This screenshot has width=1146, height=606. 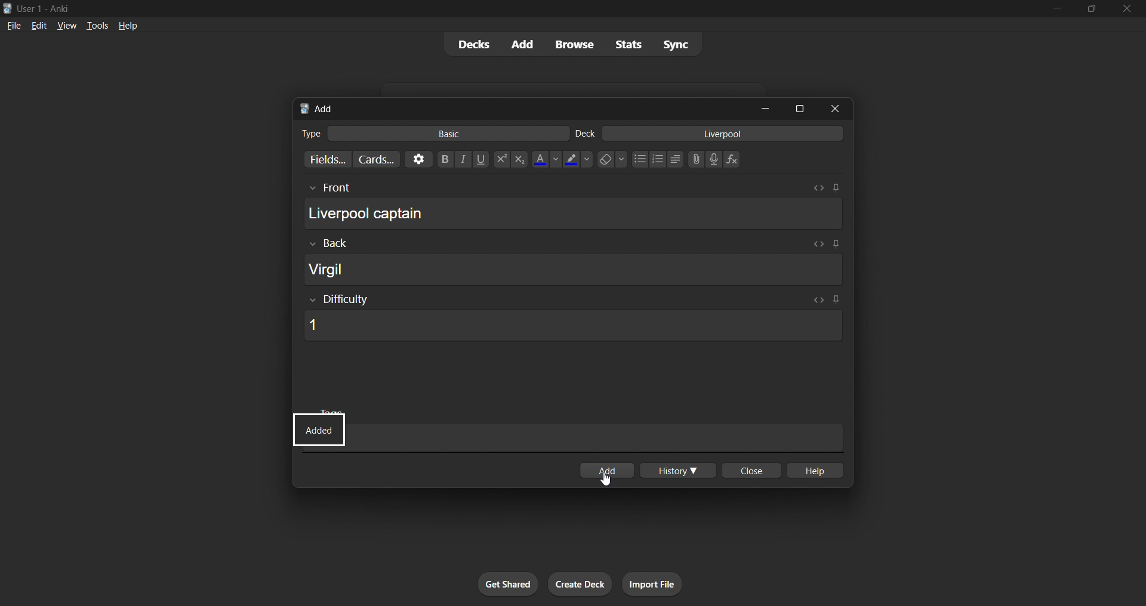 I want to click on stats, so click(x=628, y=44).